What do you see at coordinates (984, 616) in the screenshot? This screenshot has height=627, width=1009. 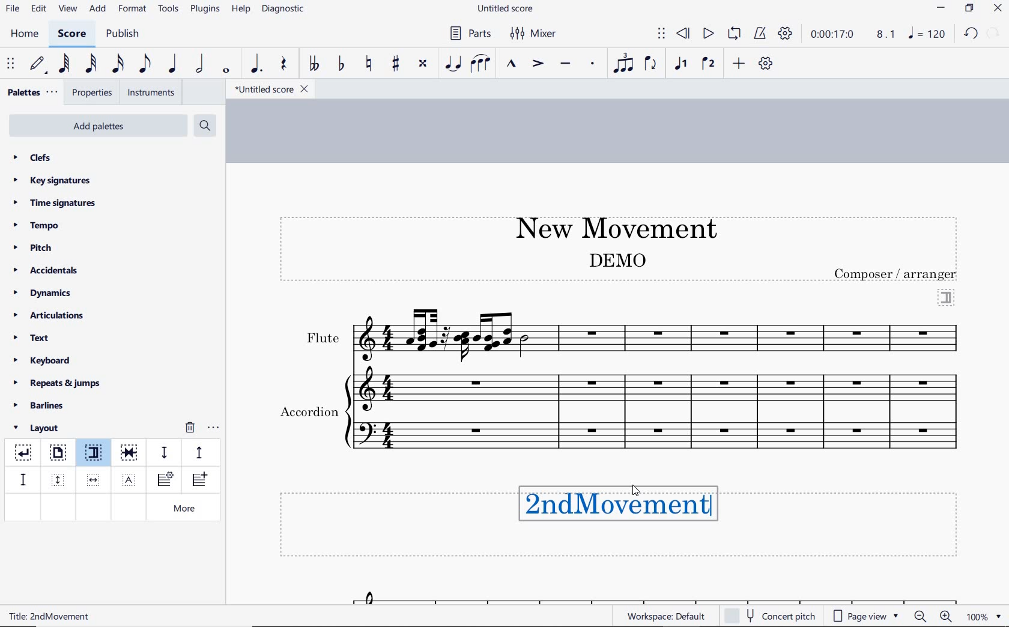 I see `zoom factor` at bounding box center [984, 616].